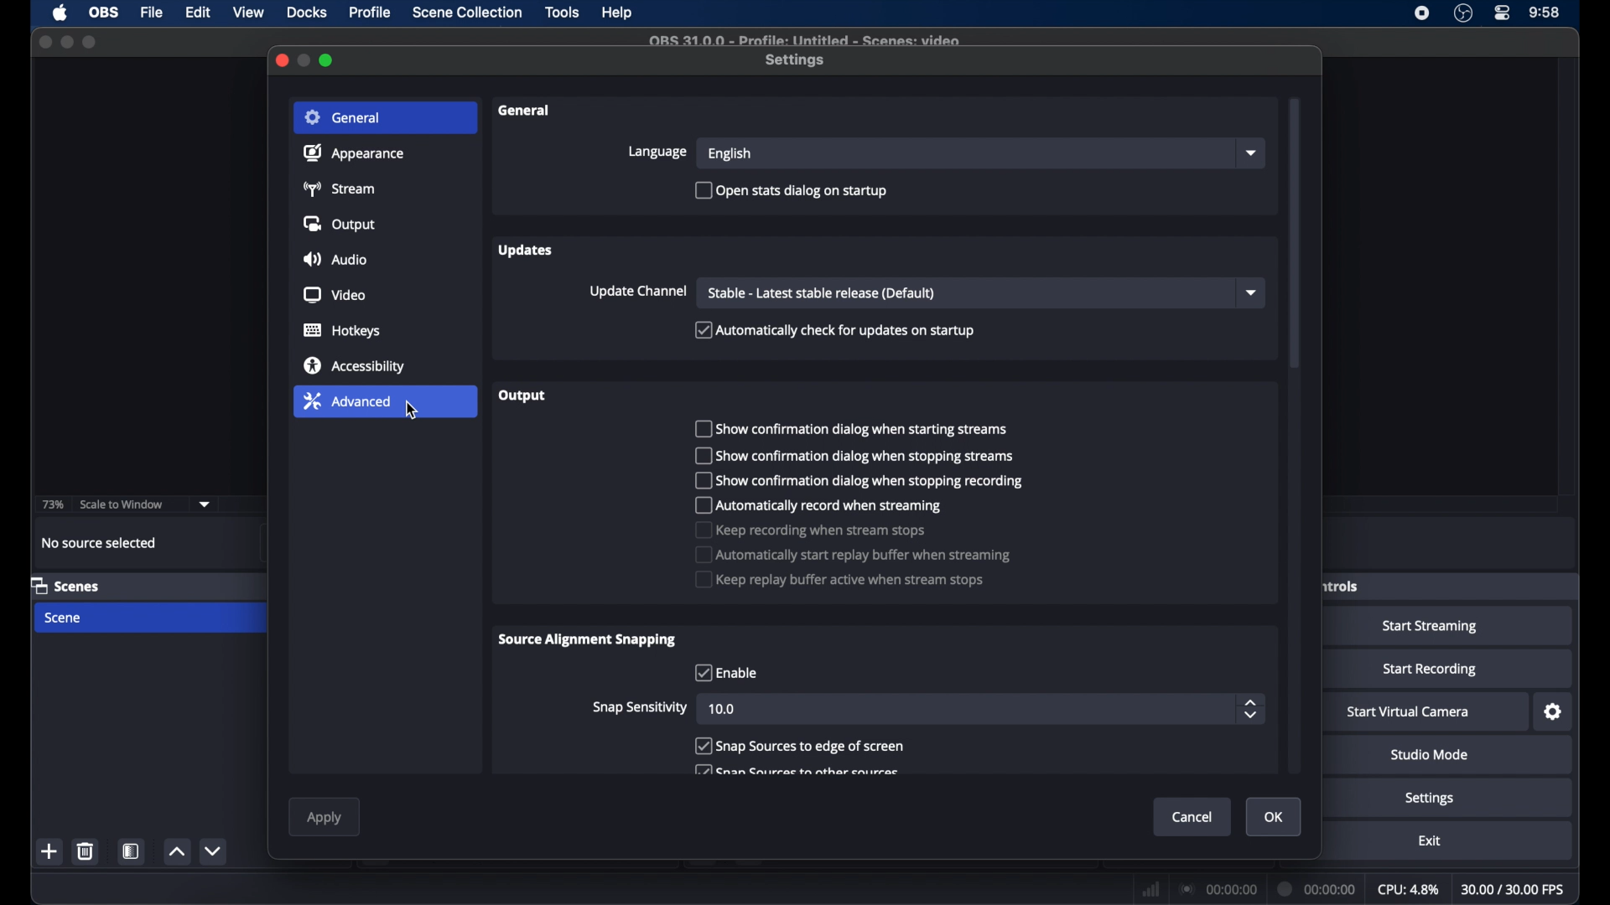 The width and height of the screenshot is (1610, 905). I want to click on help, so click(618, 13).